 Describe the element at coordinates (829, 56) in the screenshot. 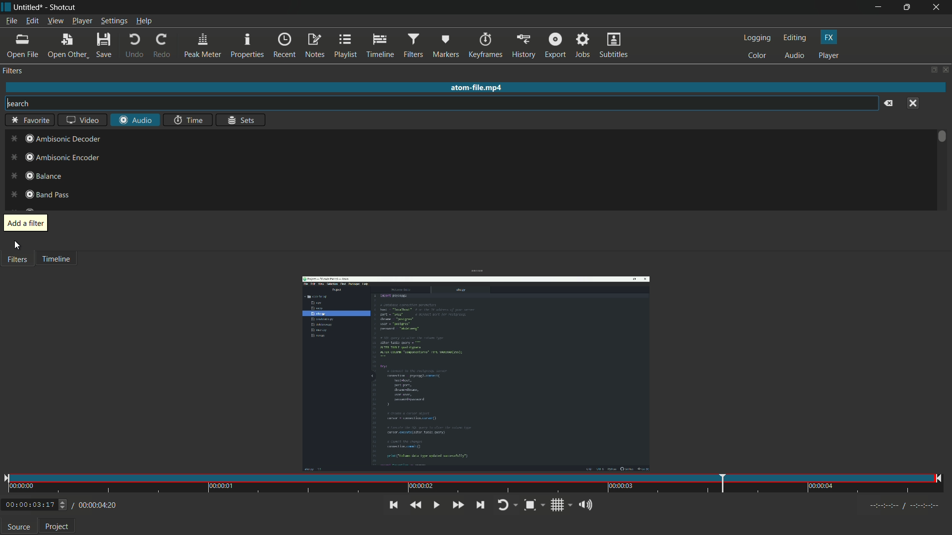

I see `player` at that location.